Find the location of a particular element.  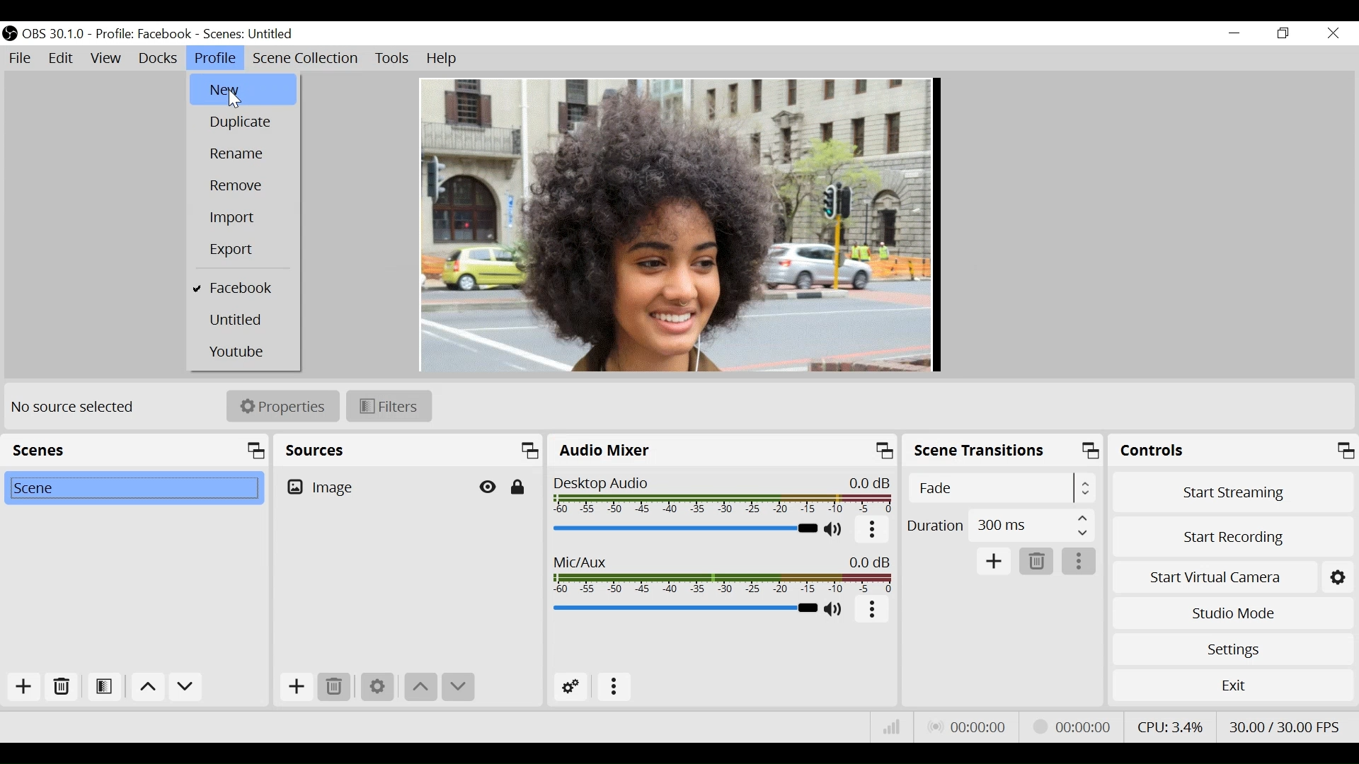

(un)mute is located at coordinates (837, 610).